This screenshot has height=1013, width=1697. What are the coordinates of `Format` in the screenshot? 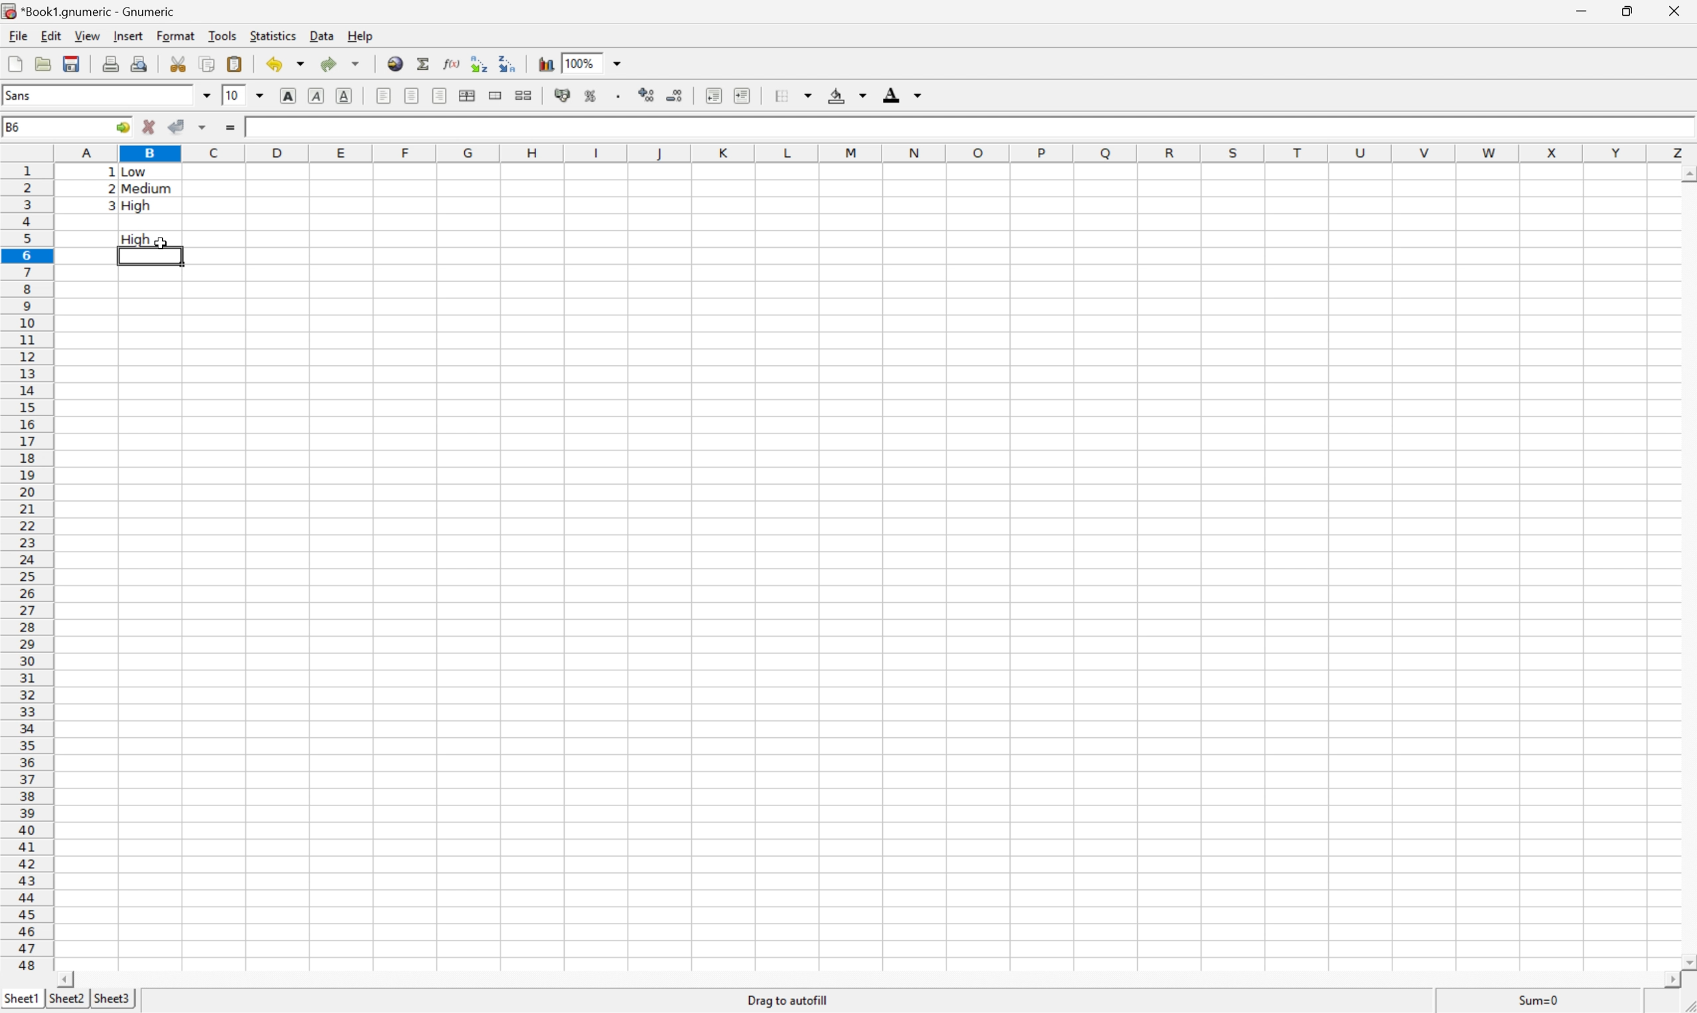 It's located at (176, 35).